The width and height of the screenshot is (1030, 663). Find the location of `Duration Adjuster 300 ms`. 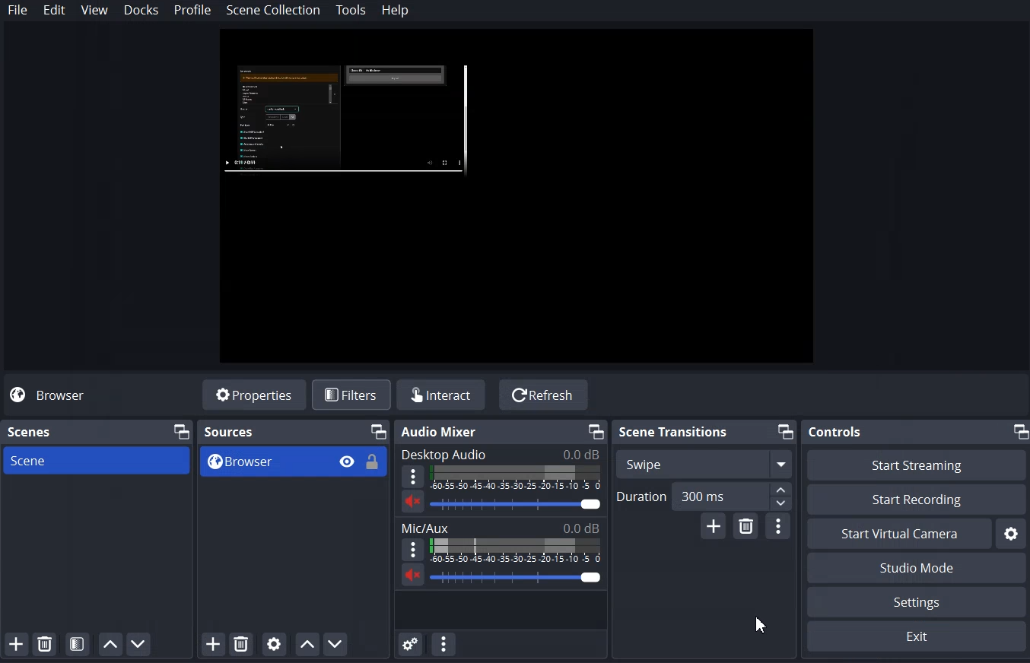

Duration Adjuster 300 ms is located at coordinates (703, 496).